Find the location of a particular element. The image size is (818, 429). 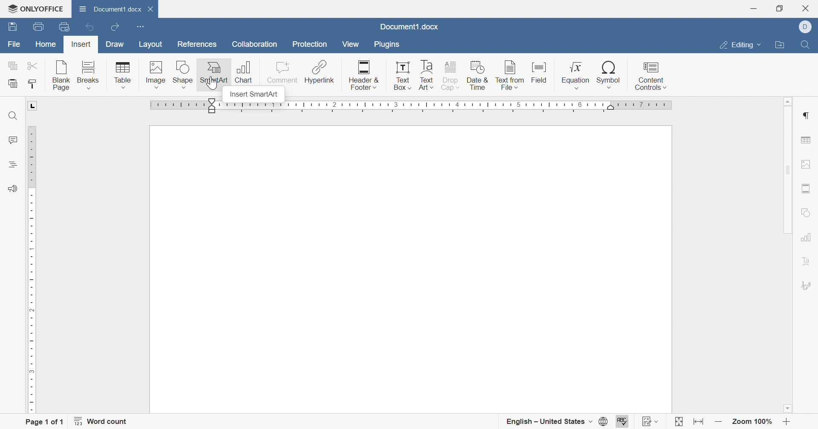

Text box is located at coordinates (404, 77).